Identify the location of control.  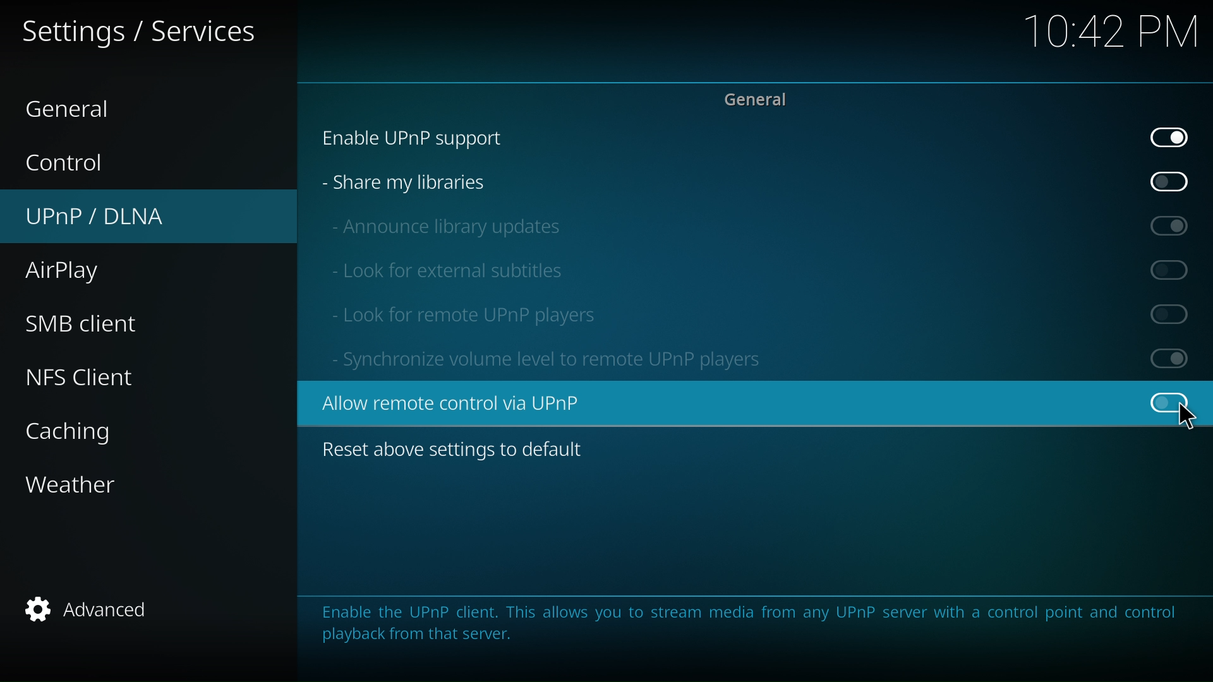
(75, 164).